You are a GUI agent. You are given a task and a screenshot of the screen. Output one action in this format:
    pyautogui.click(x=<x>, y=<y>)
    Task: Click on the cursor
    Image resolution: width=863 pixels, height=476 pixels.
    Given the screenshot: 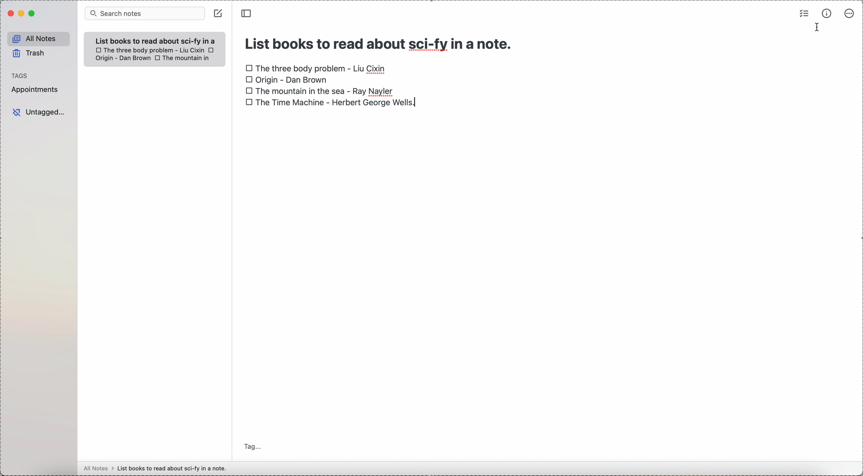 What is the action you would take?
    pyautogui.click(x=817, y=28)
    